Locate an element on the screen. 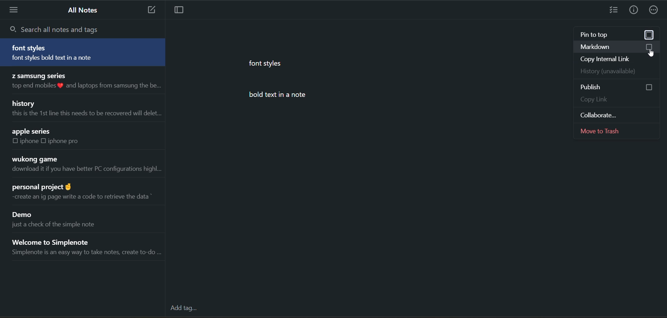 Image resolution: width=667 pixels, height=318 pixels. this is the 1st line this needs to be recovered will delet... is located at coordinates (85, 114).